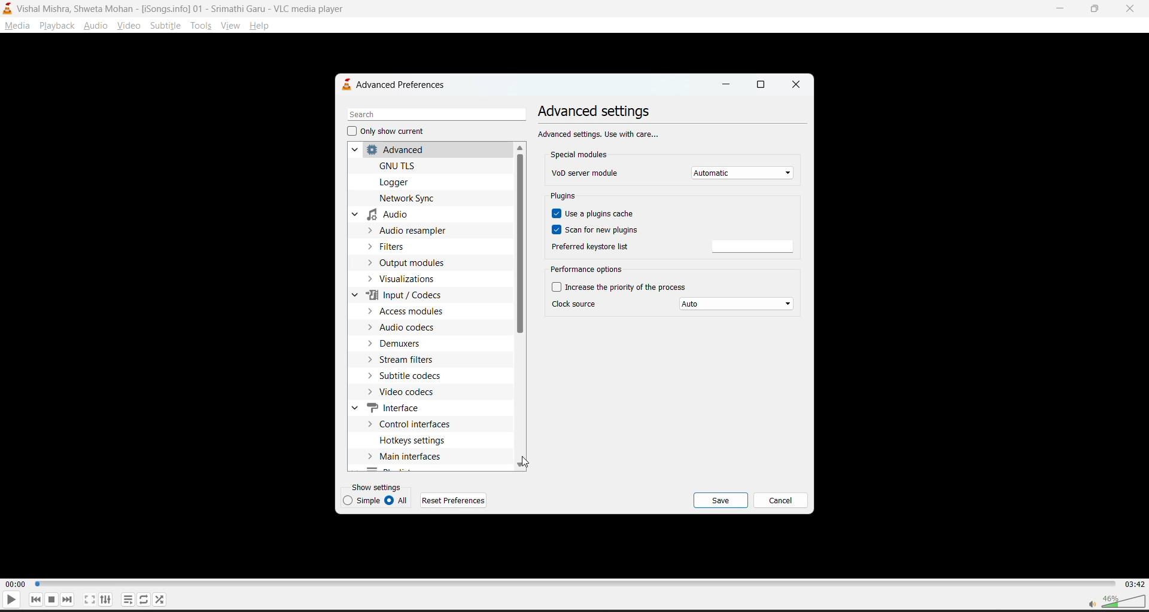  Describe the element at coordinates (783, 500) in the screenshot. I see `cancel` at that location.